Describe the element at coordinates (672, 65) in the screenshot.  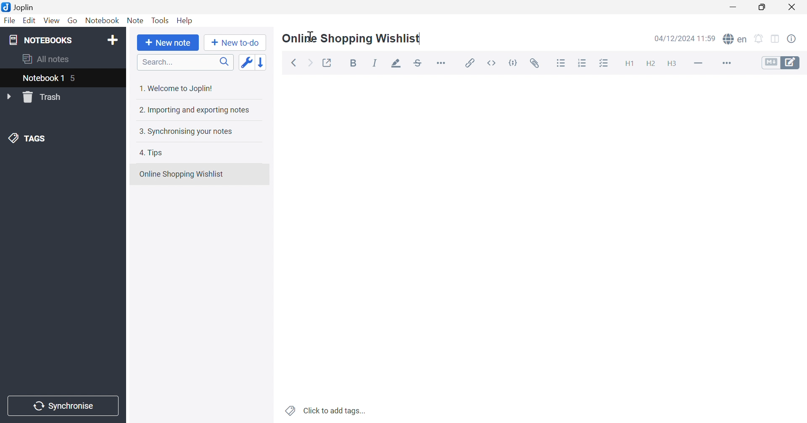
I see `Heading 3` at that location.